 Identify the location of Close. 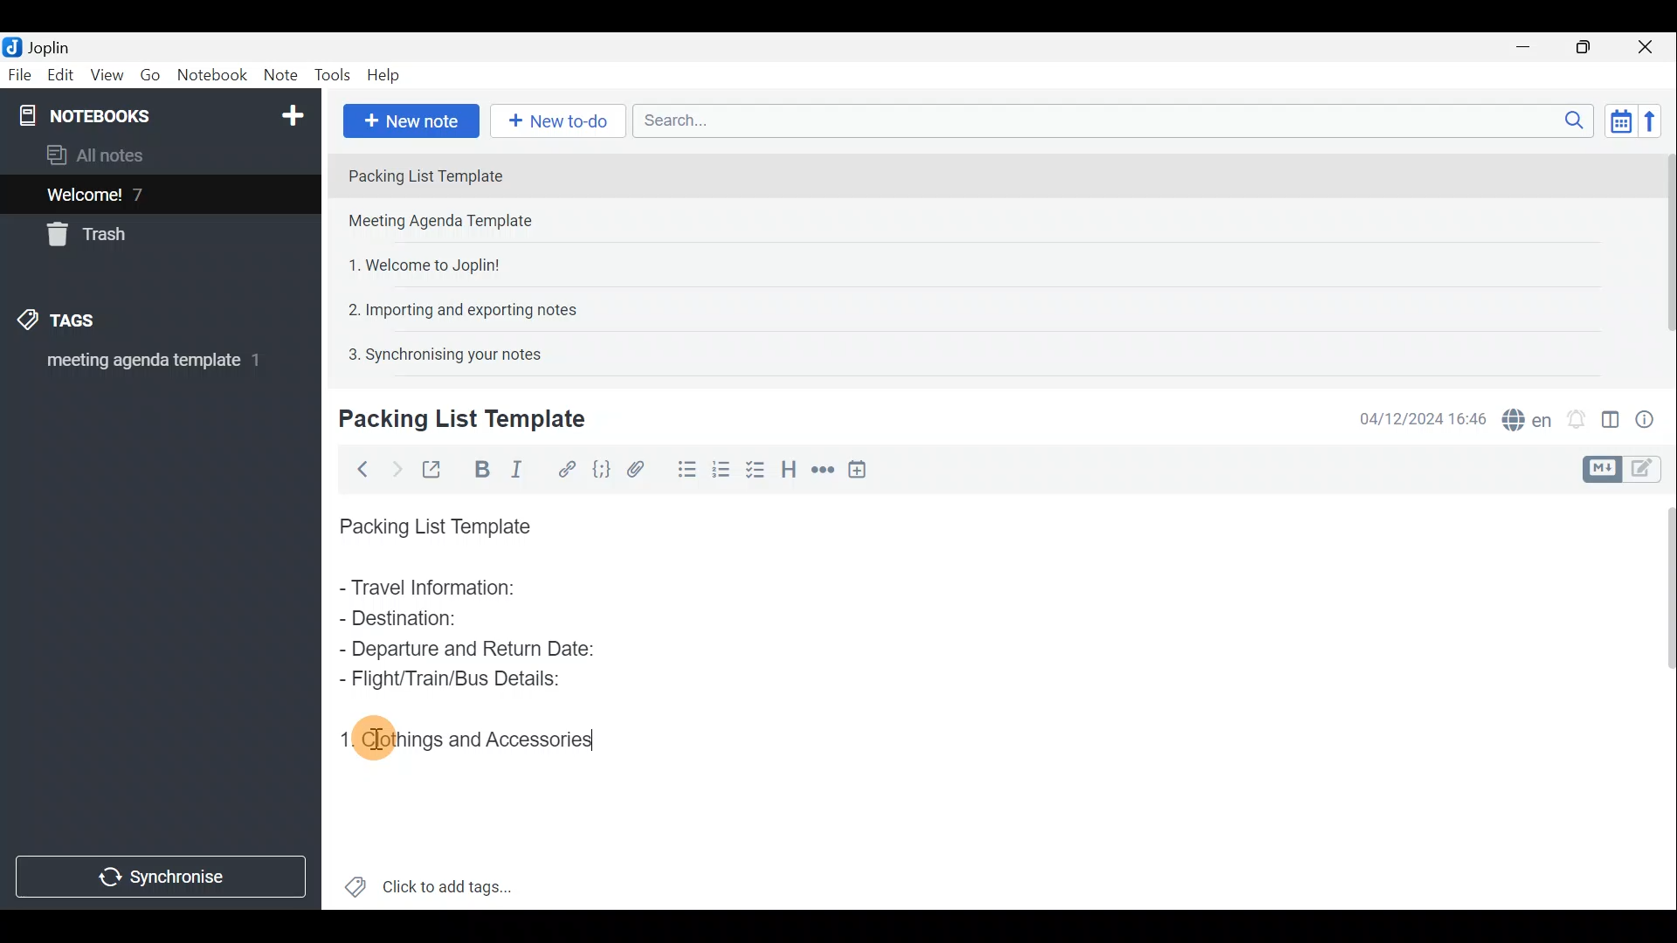
(1651, 46).